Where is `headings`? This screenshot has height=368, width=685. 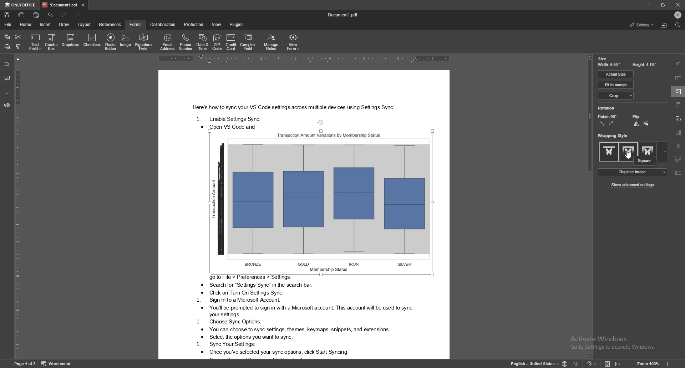
headings is located at coordinates (6, 92).